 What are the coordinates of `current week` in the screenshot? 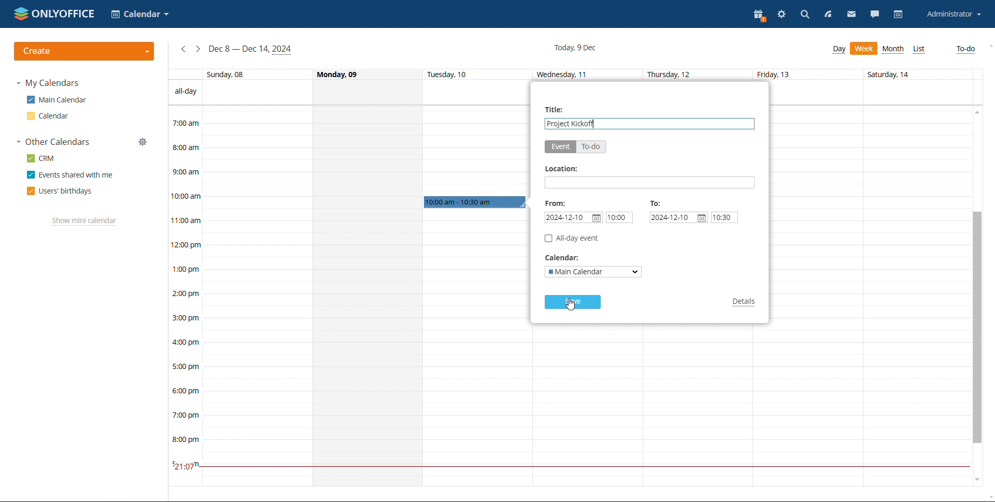 It's located at (251, 49).